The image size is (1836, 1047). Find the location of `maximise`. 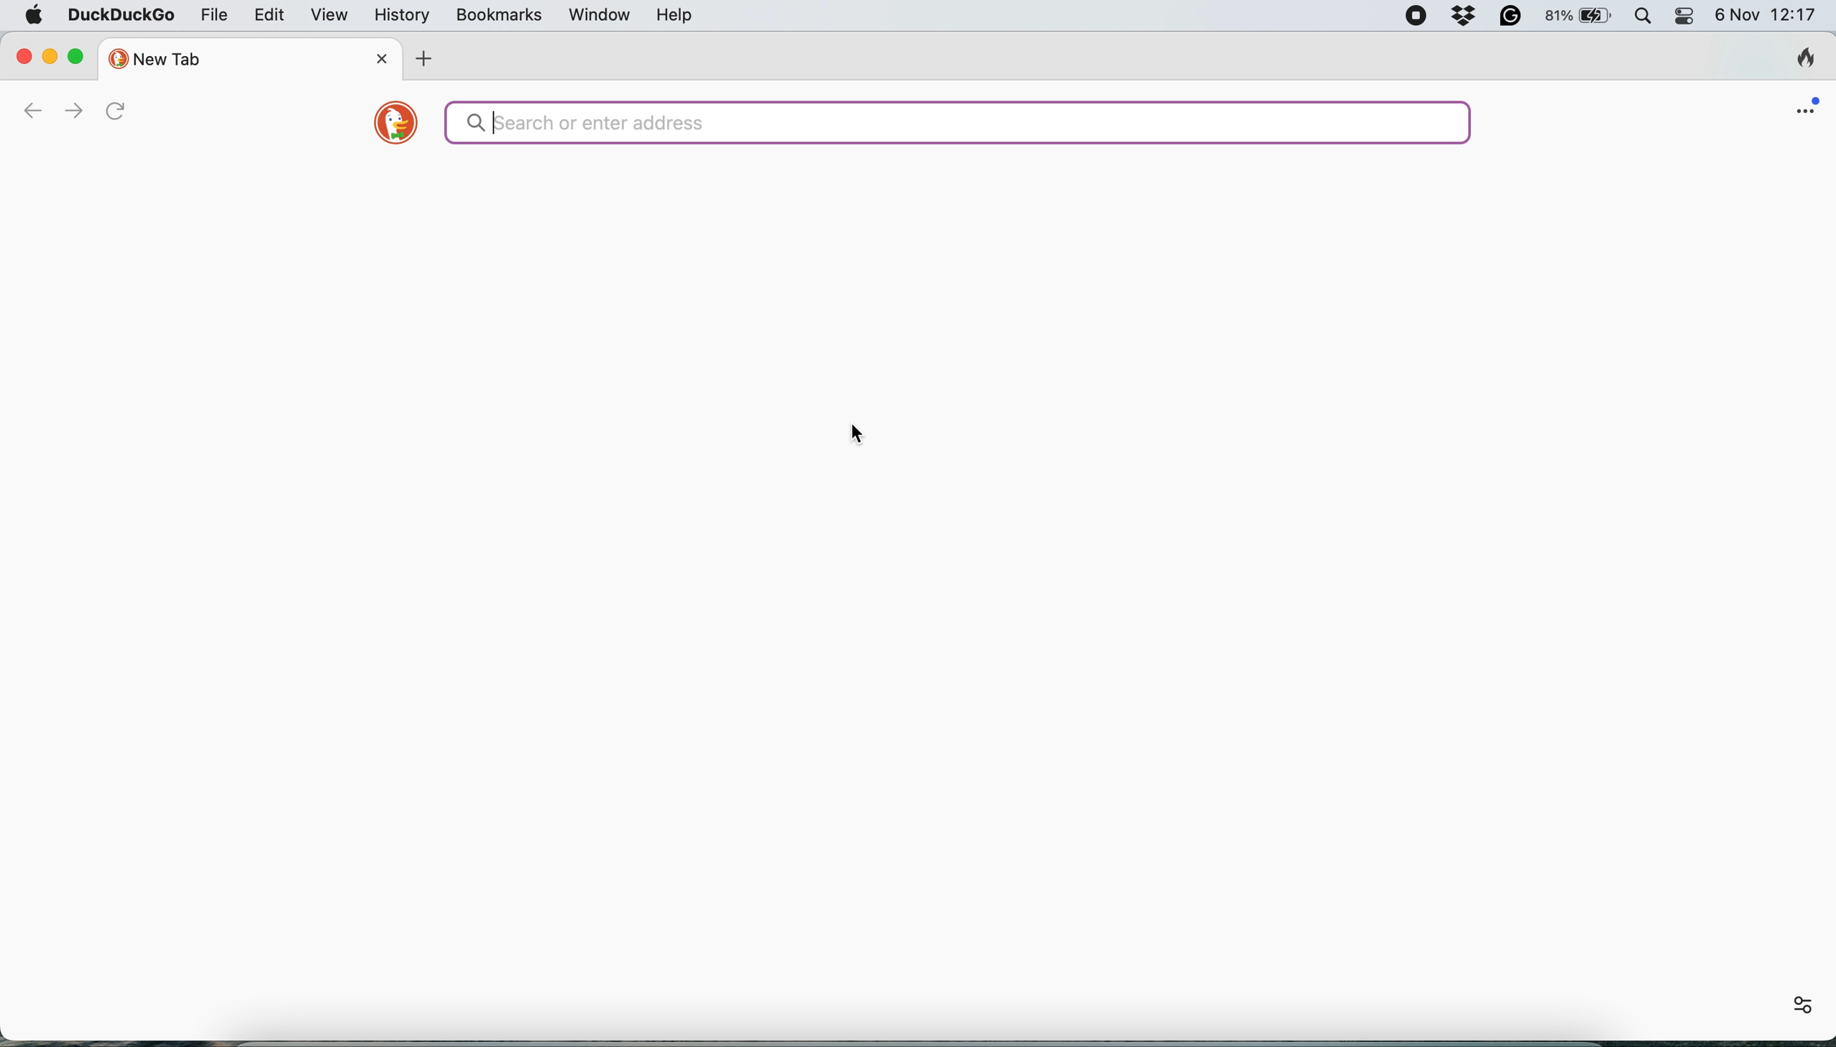

maximise is located at coordinates (78, 56).